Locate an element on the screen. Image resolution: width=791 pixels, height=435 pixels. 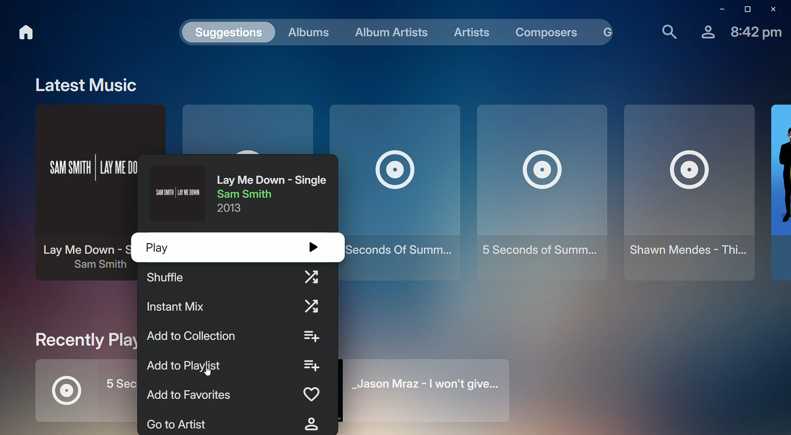
Instant Mix is located at coordinates (235, 308).